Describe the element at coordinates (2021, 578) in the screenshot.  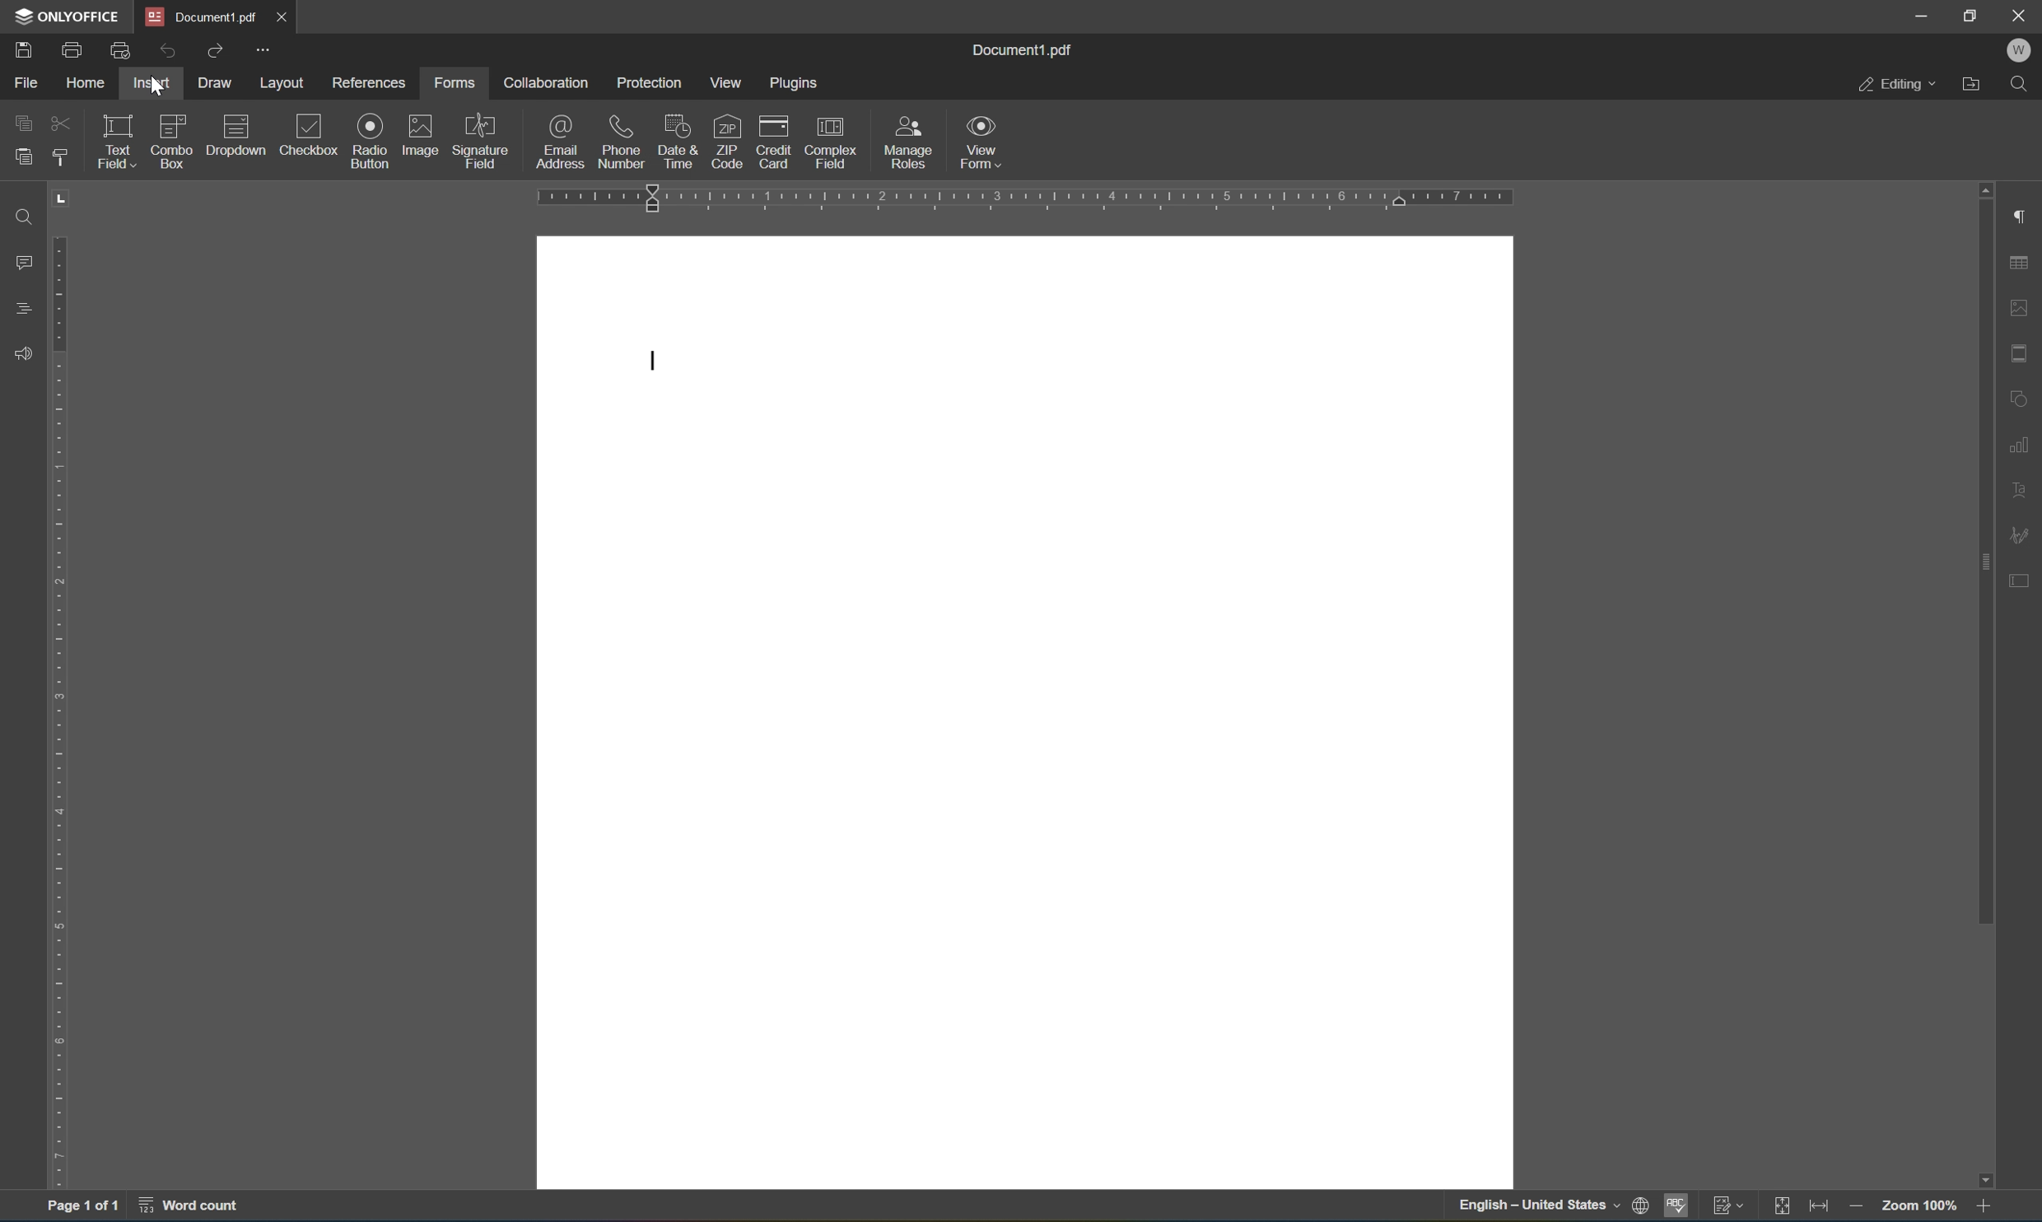
I see `Form settings` at that location.